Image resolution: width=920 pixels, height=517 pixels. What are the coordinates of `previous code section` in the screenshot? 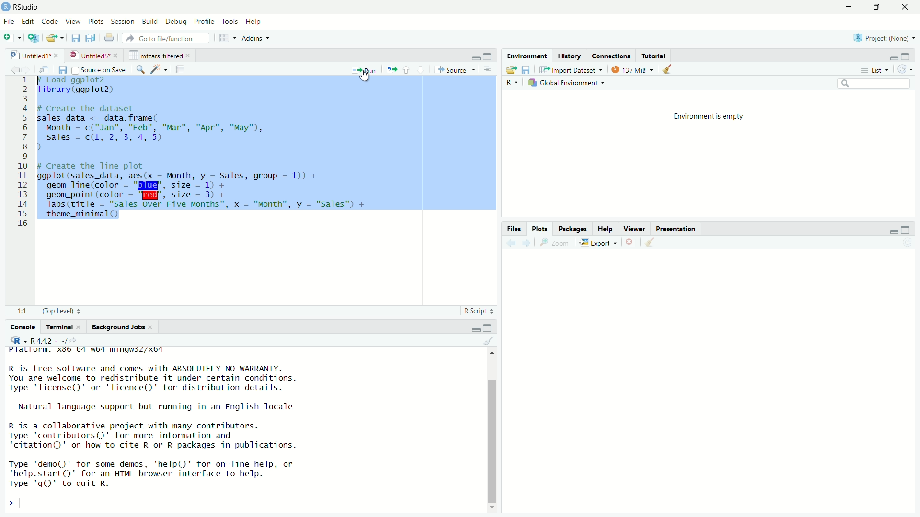 It's located at (406, 69).